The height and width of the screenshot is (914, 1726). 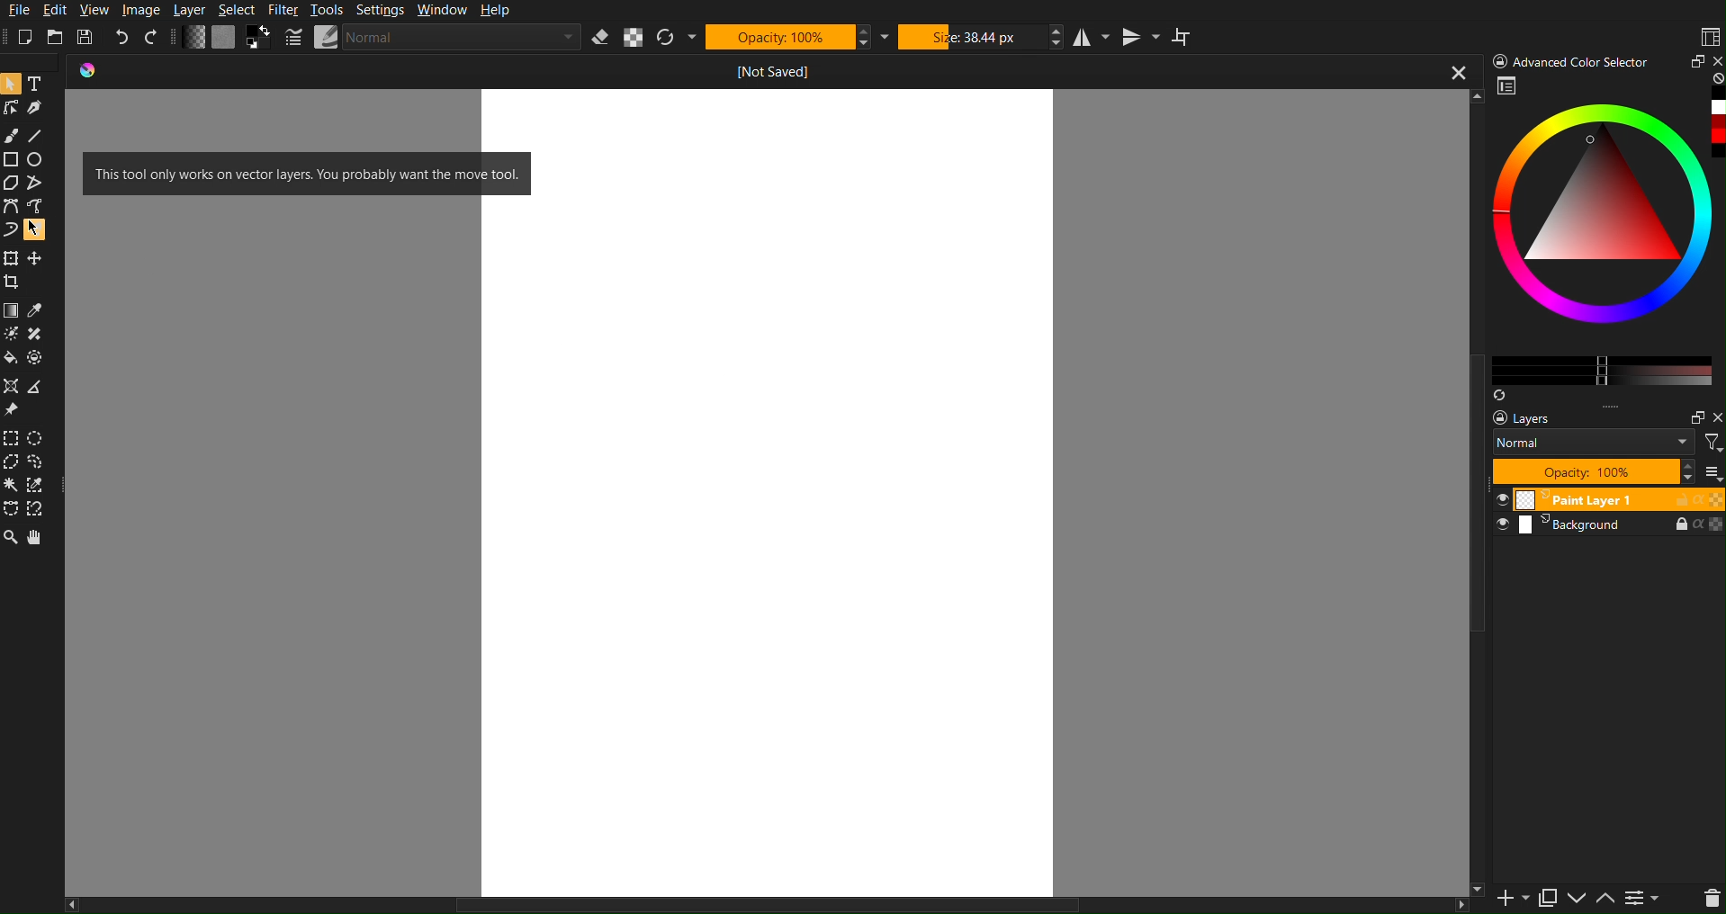 I want to click on Gradient, so click(x=12, y=309).